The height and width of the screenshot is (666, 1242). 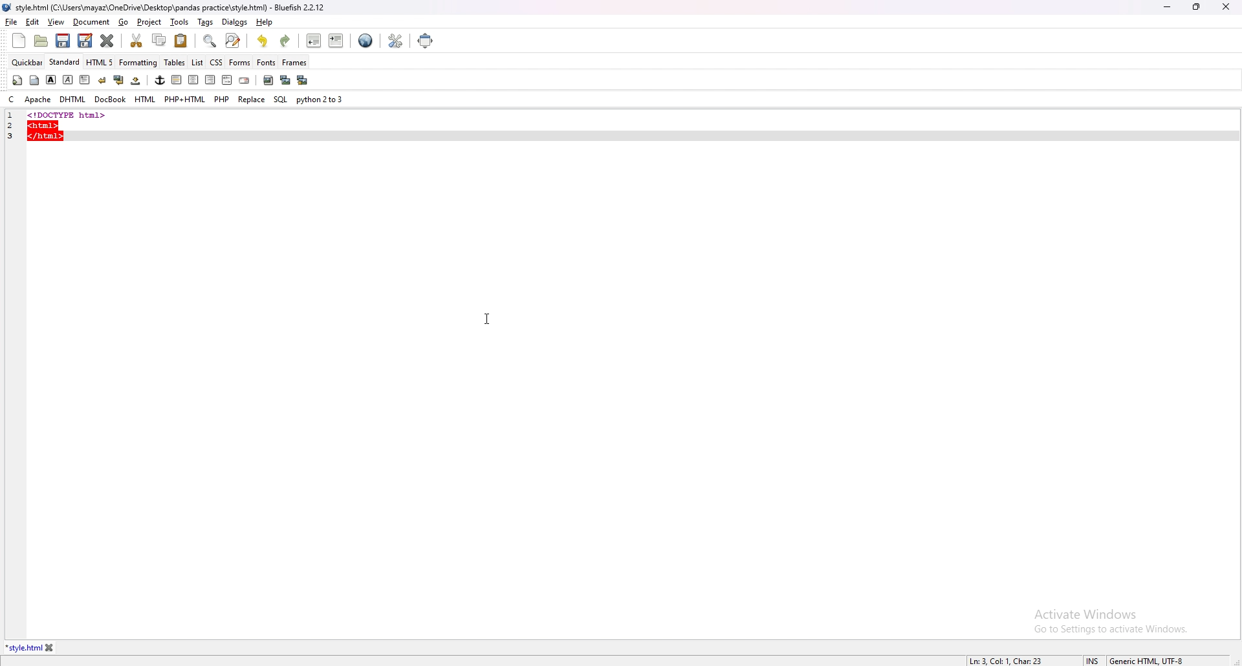 I want to click on apache, so click(x=38, y=100).